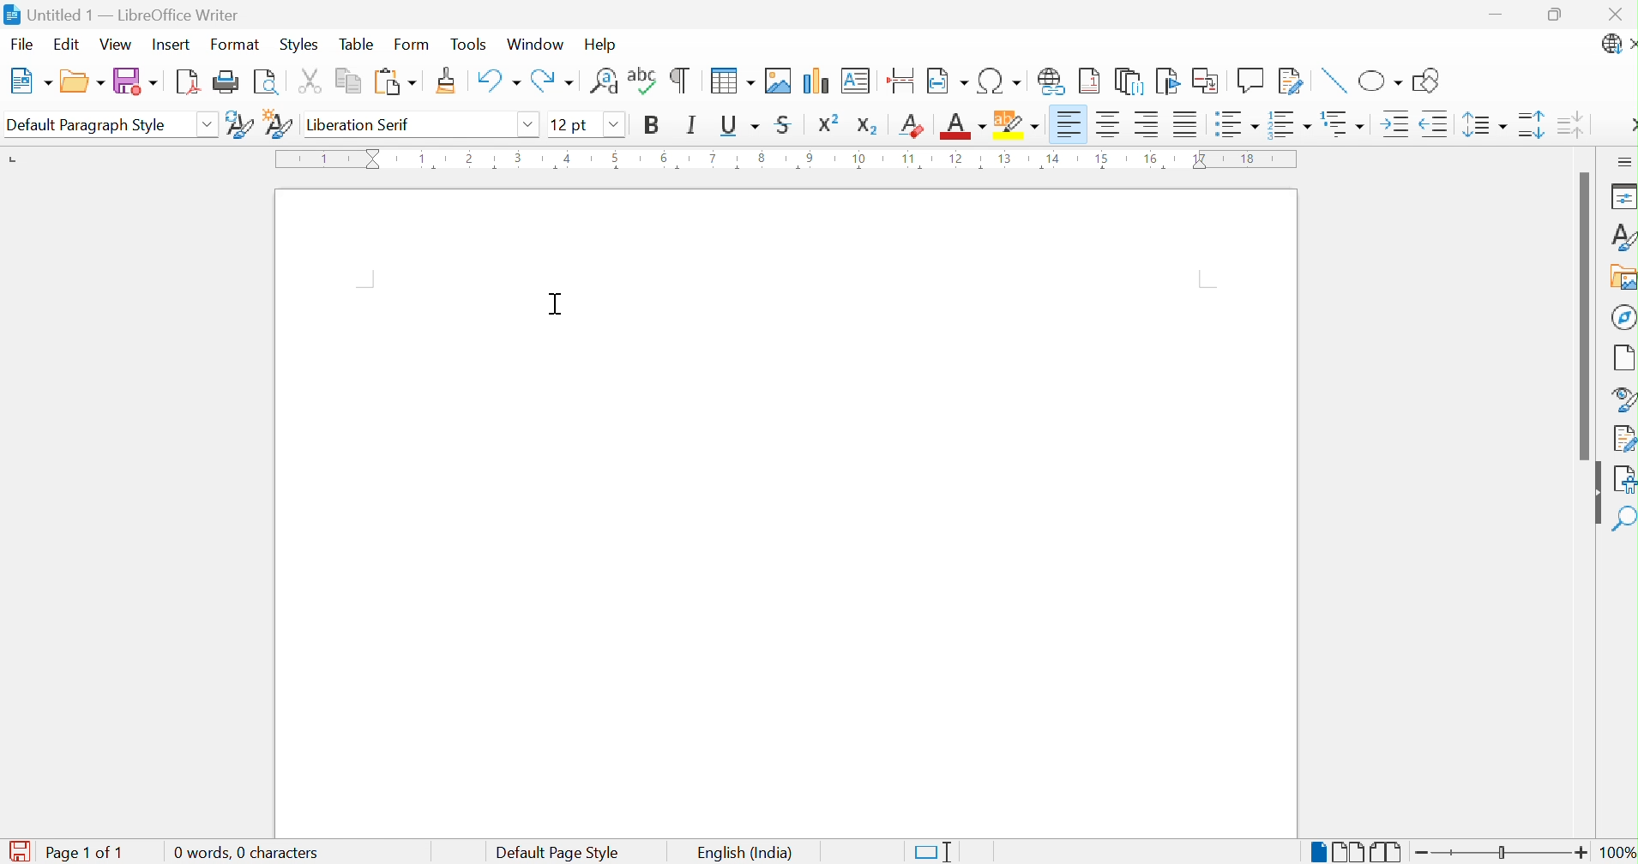 This screenshot has width=1638, height=864. What do you see at coordinates (731, 81) in the screenshot?
I see `Insert Table` at bounding box center [731, 81].